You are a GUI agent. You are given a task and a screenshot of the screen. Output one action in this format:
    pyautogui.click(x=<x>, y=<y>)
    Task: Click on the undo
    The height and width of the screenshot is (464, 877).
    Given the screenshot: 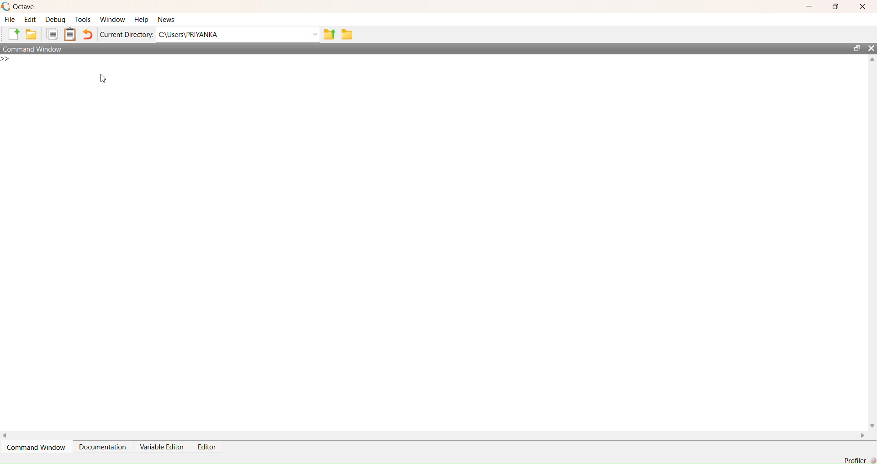 What is the action you would take?
    pyautogui.click(x=89, y=34)
    